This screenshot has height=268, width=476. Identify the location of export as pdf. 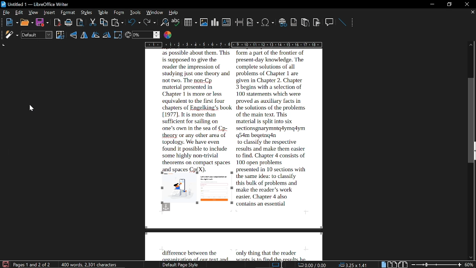
(57, 22).